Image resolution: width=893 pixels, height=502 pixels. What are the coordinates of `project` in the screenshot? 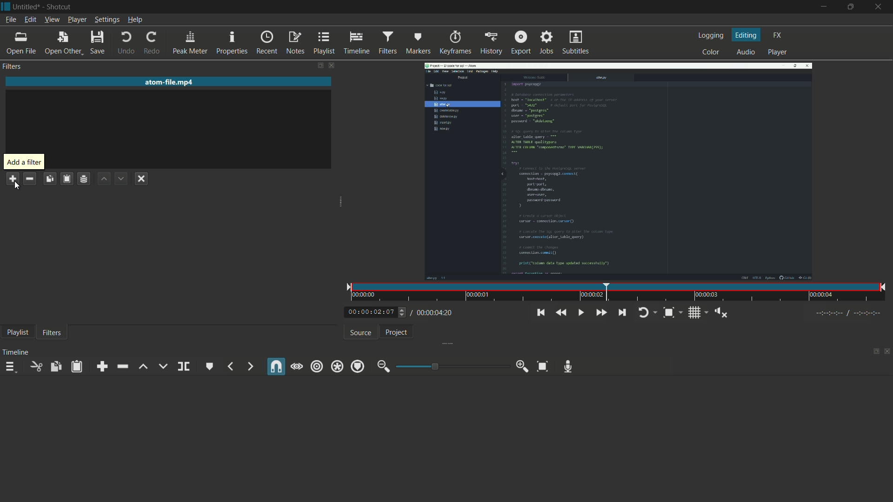 It's located at (397, 332).